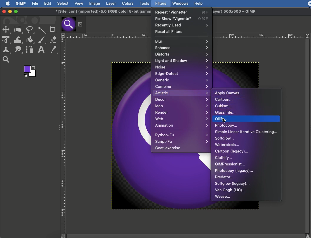 The image size is (311, 238). What do you see at coordinates (182, 41) in the screenshot?
I see `Blur` at bounding box center [182, 41].